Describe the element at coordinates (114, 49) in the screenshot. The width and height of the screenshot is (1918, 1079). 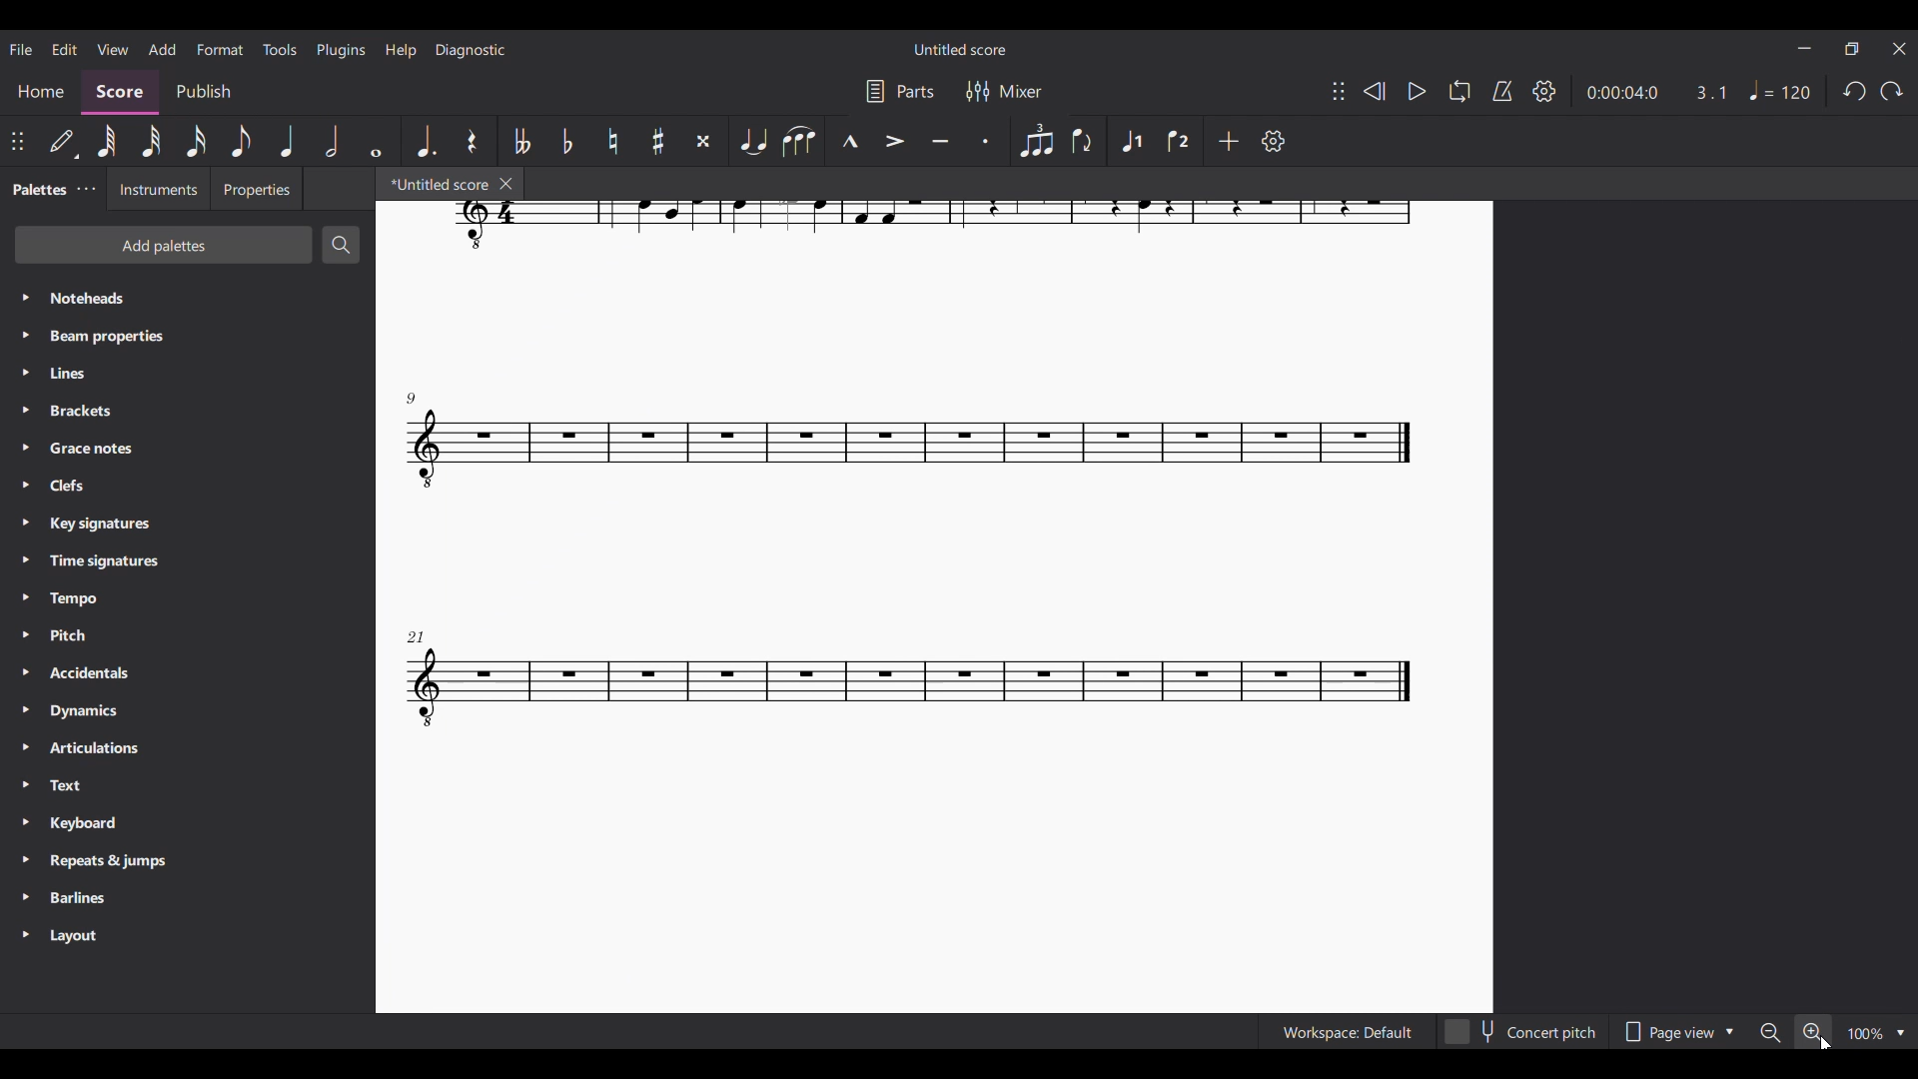
I see `View menu` at that location.